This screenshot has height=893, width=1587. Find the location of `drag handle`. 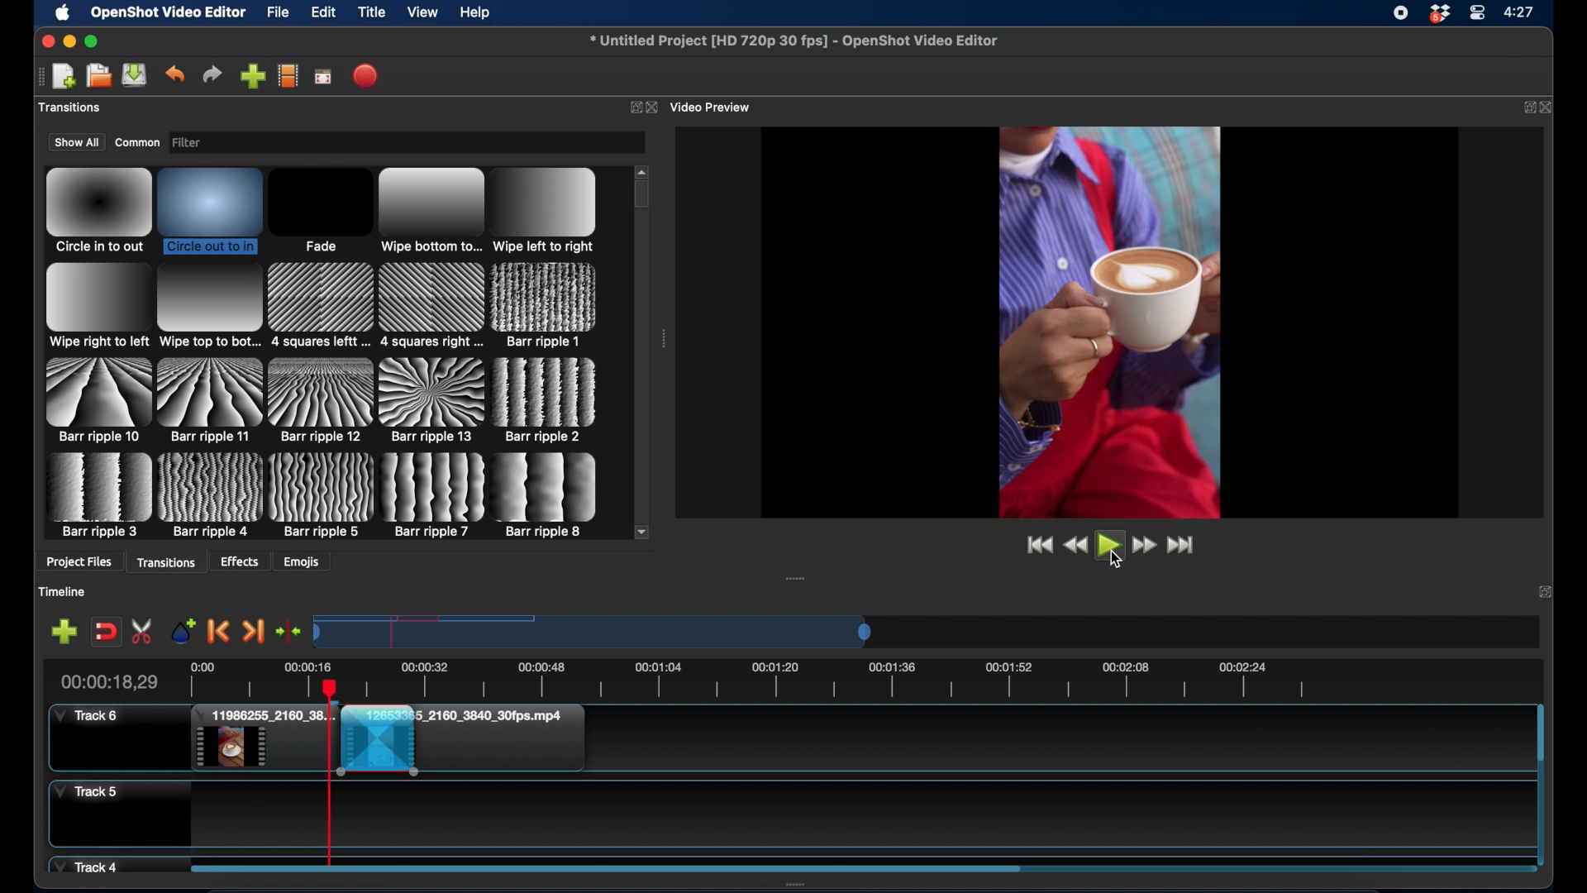

drag handle is located at coordinates (665, 339).